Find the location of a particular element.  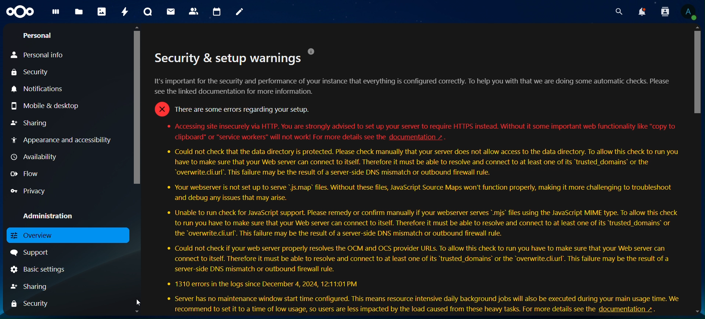

talk is located at coordinates (148, 11).